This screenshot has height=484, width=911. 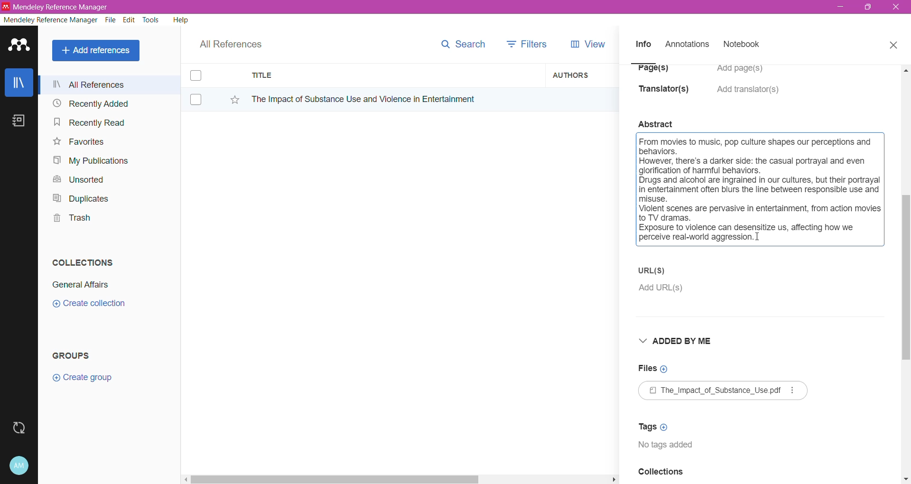 What do you see at coordinates (643, 44) in the screenshot?
I see `Info` at bounding box center [643, 44].